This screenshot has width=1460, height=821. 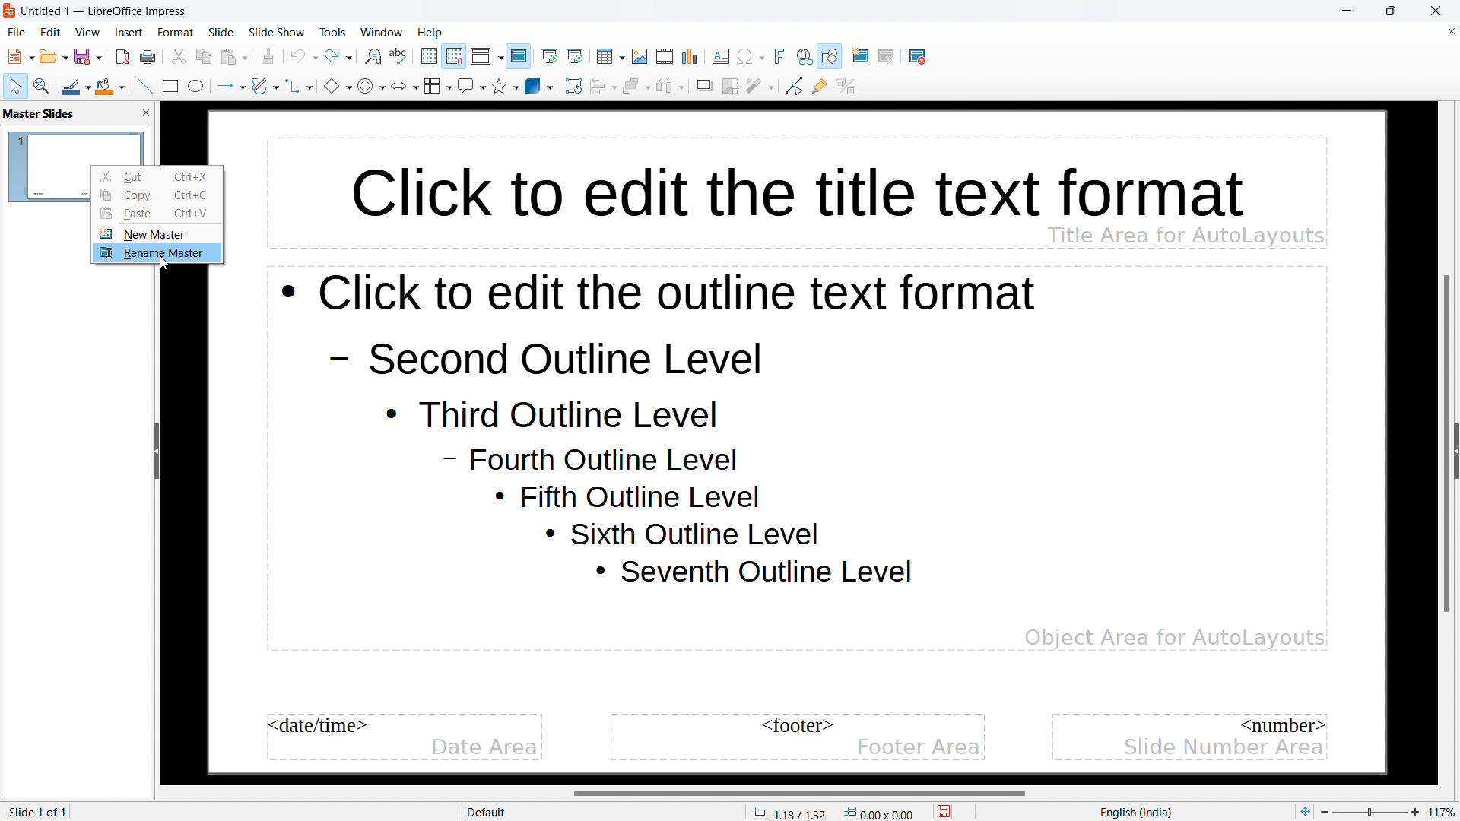 What do you see at coordinates (595, 462) in the screenshot?
I see `Fourth outline level` at bounding box center [595, 462].